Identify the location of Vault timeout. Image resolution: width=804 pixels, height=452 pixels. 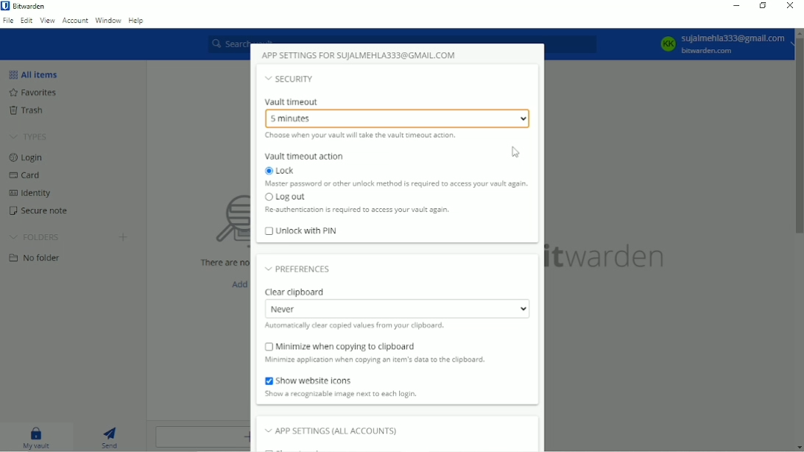
(294, 102).